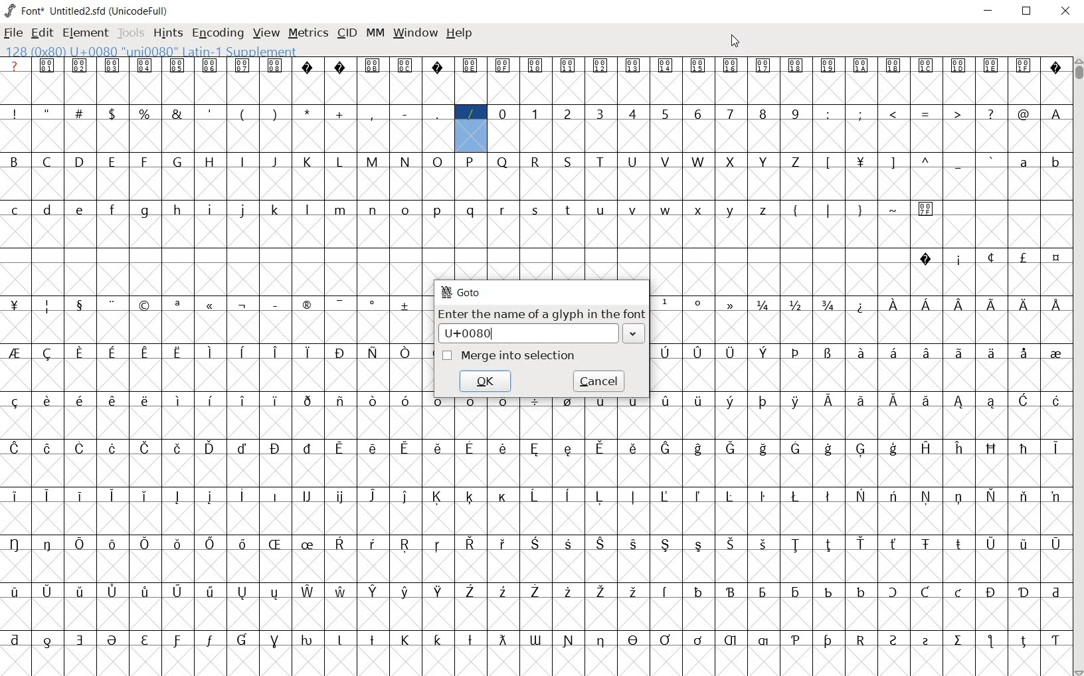  I want to click on glyph, so click(1026, 305).